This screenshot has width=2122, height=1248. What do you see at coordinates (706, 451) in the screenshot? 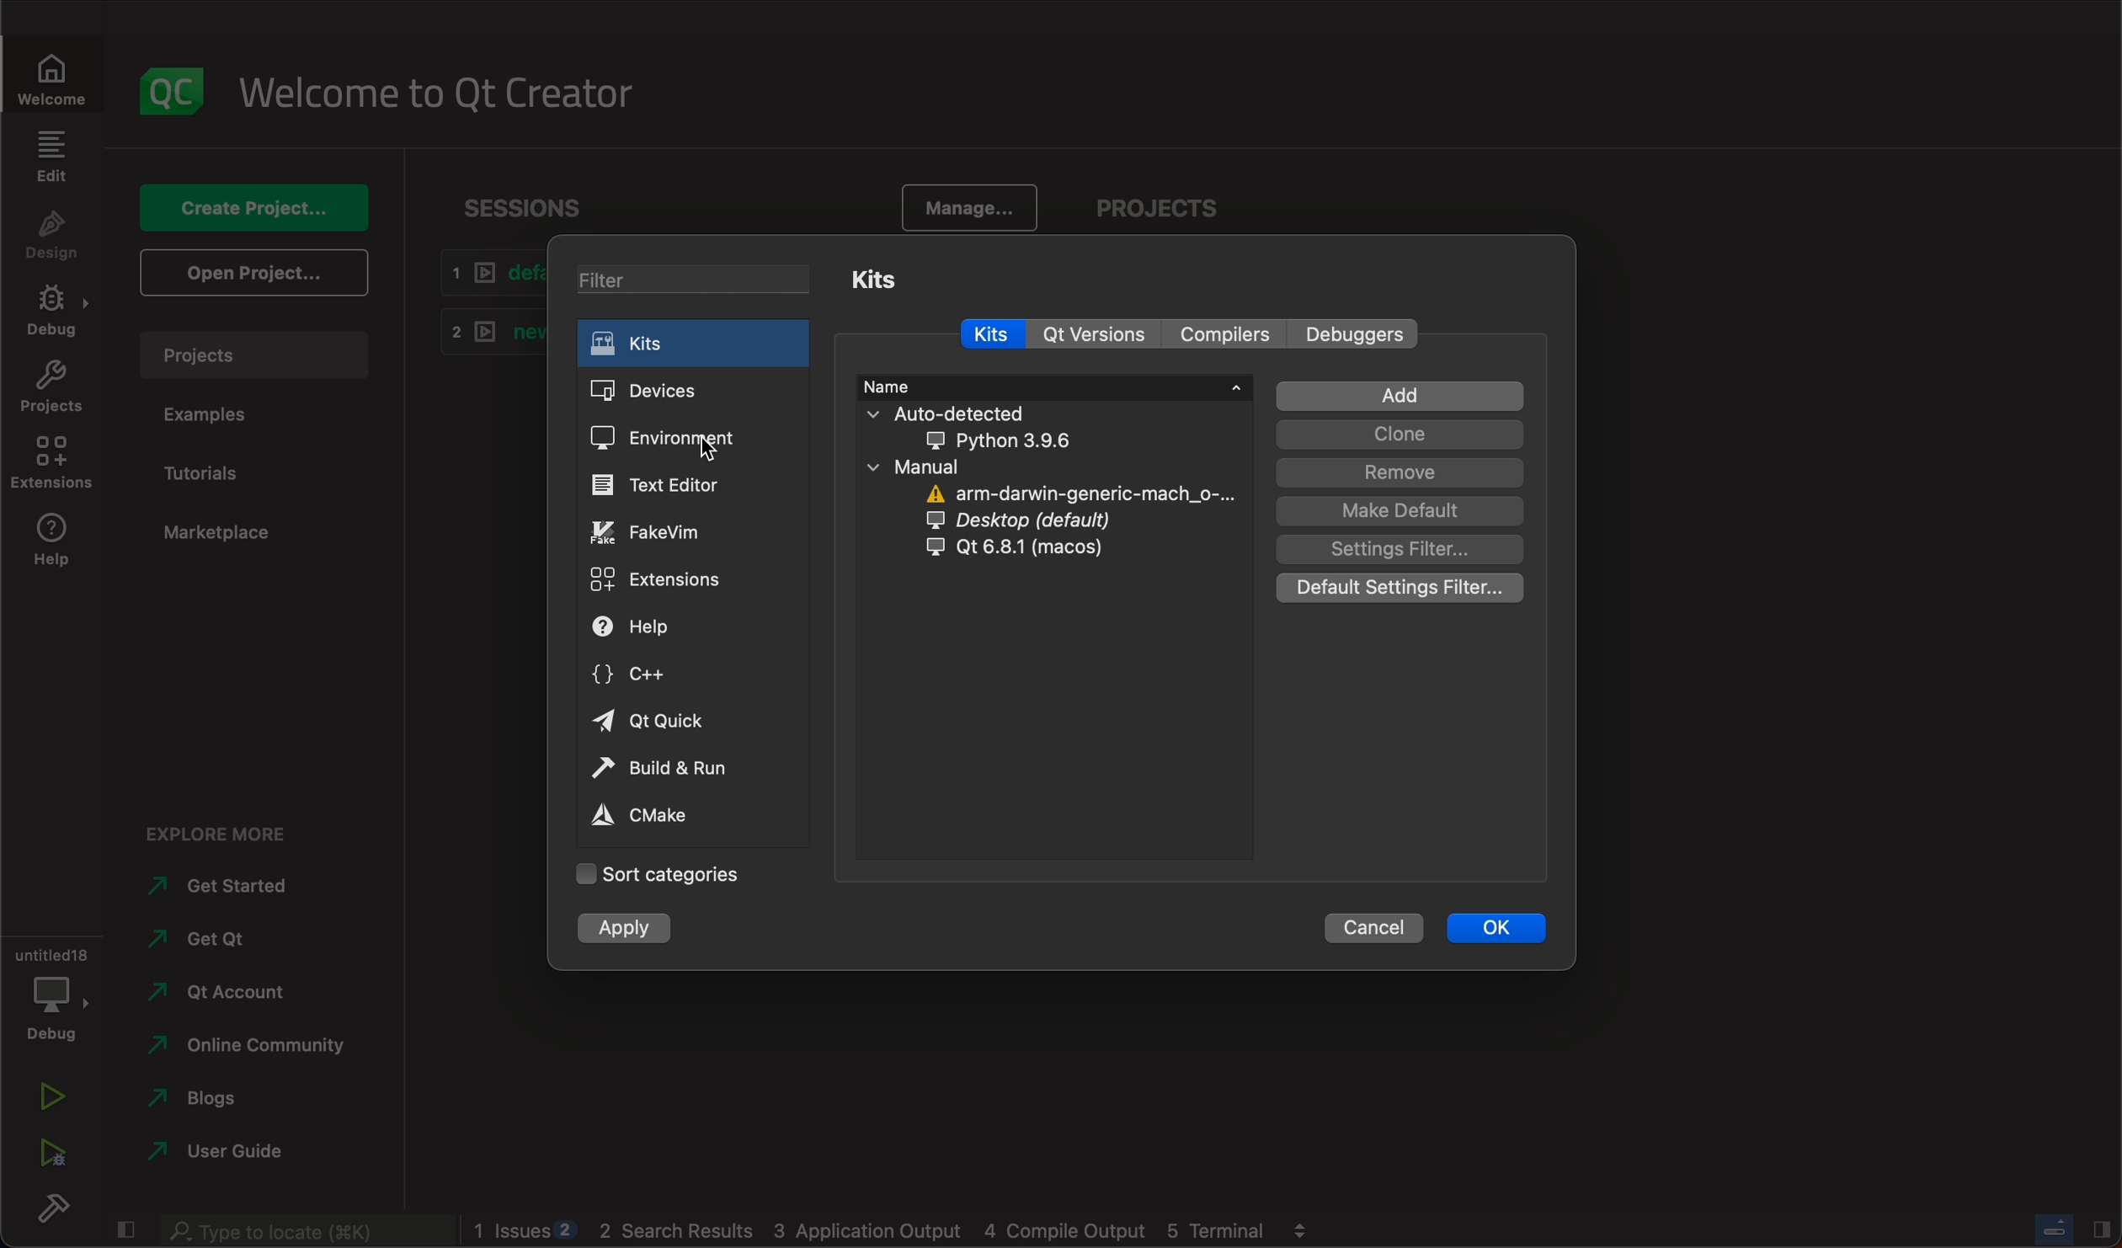
I see `cursor` at bounding box center [706, 451].